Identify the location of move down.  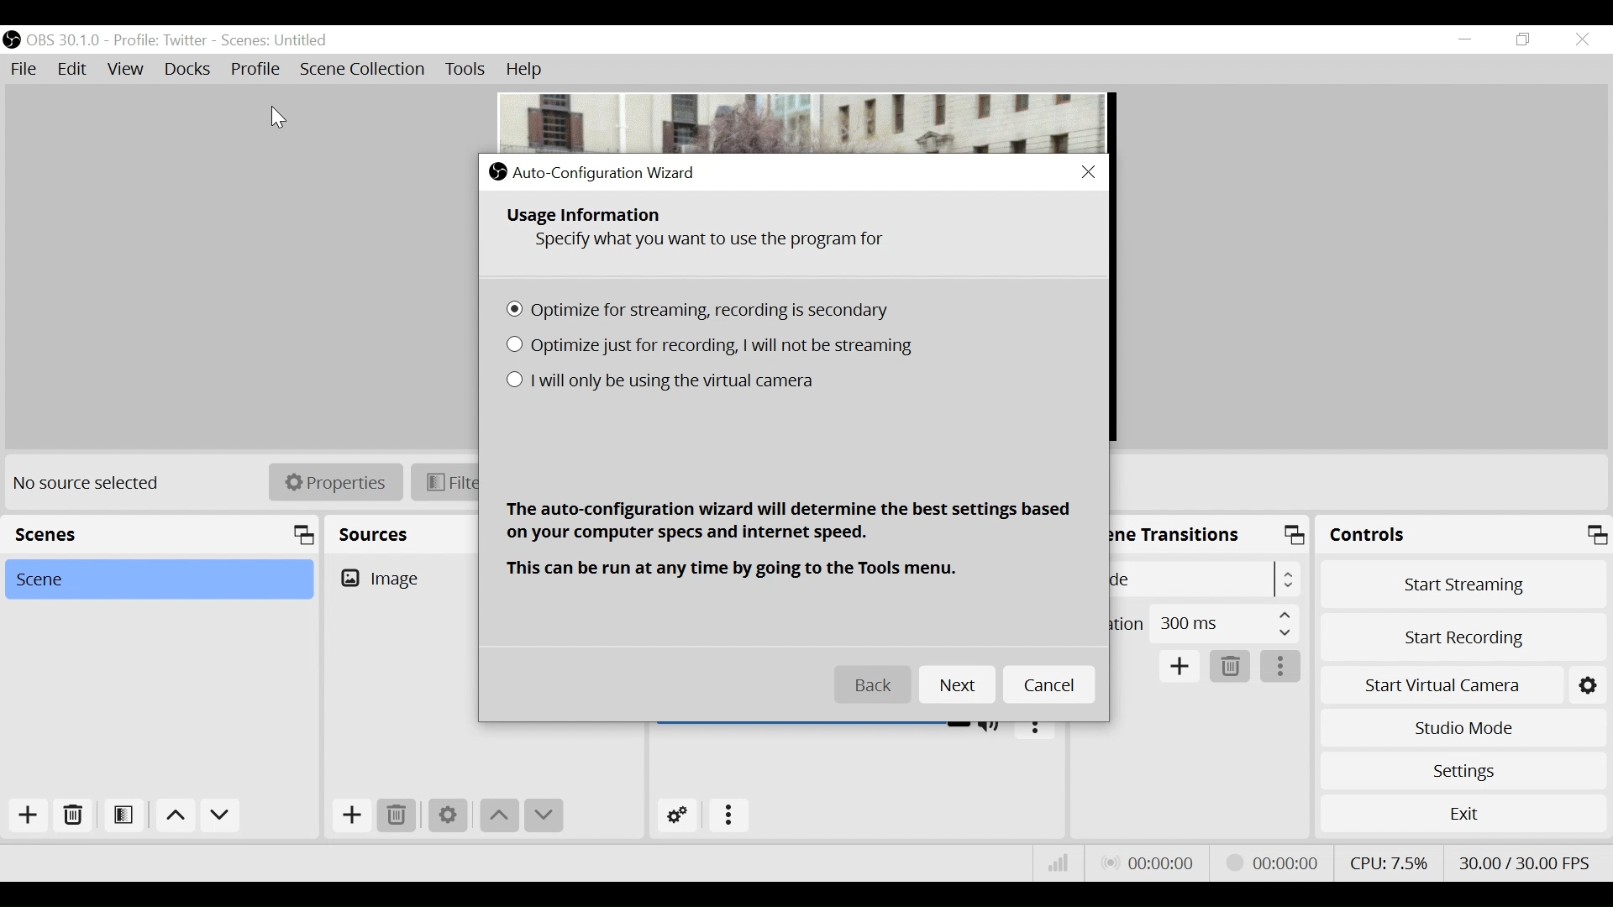
(221, 816).